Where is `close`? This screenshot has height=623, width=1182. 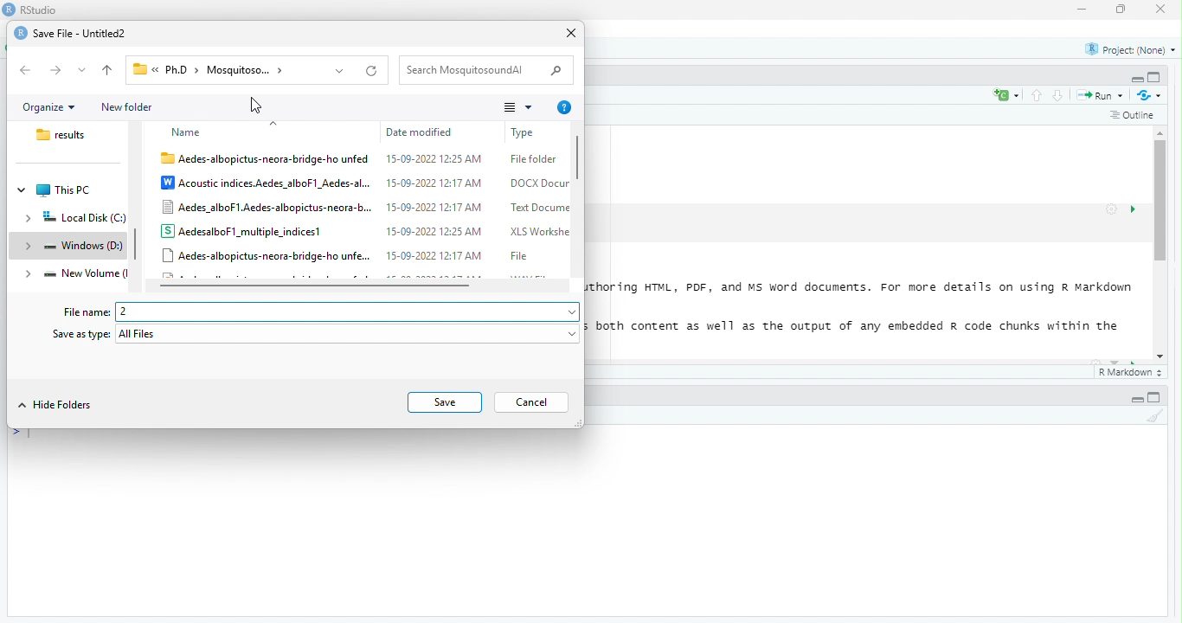
close is located at coordinates (1161, 9).